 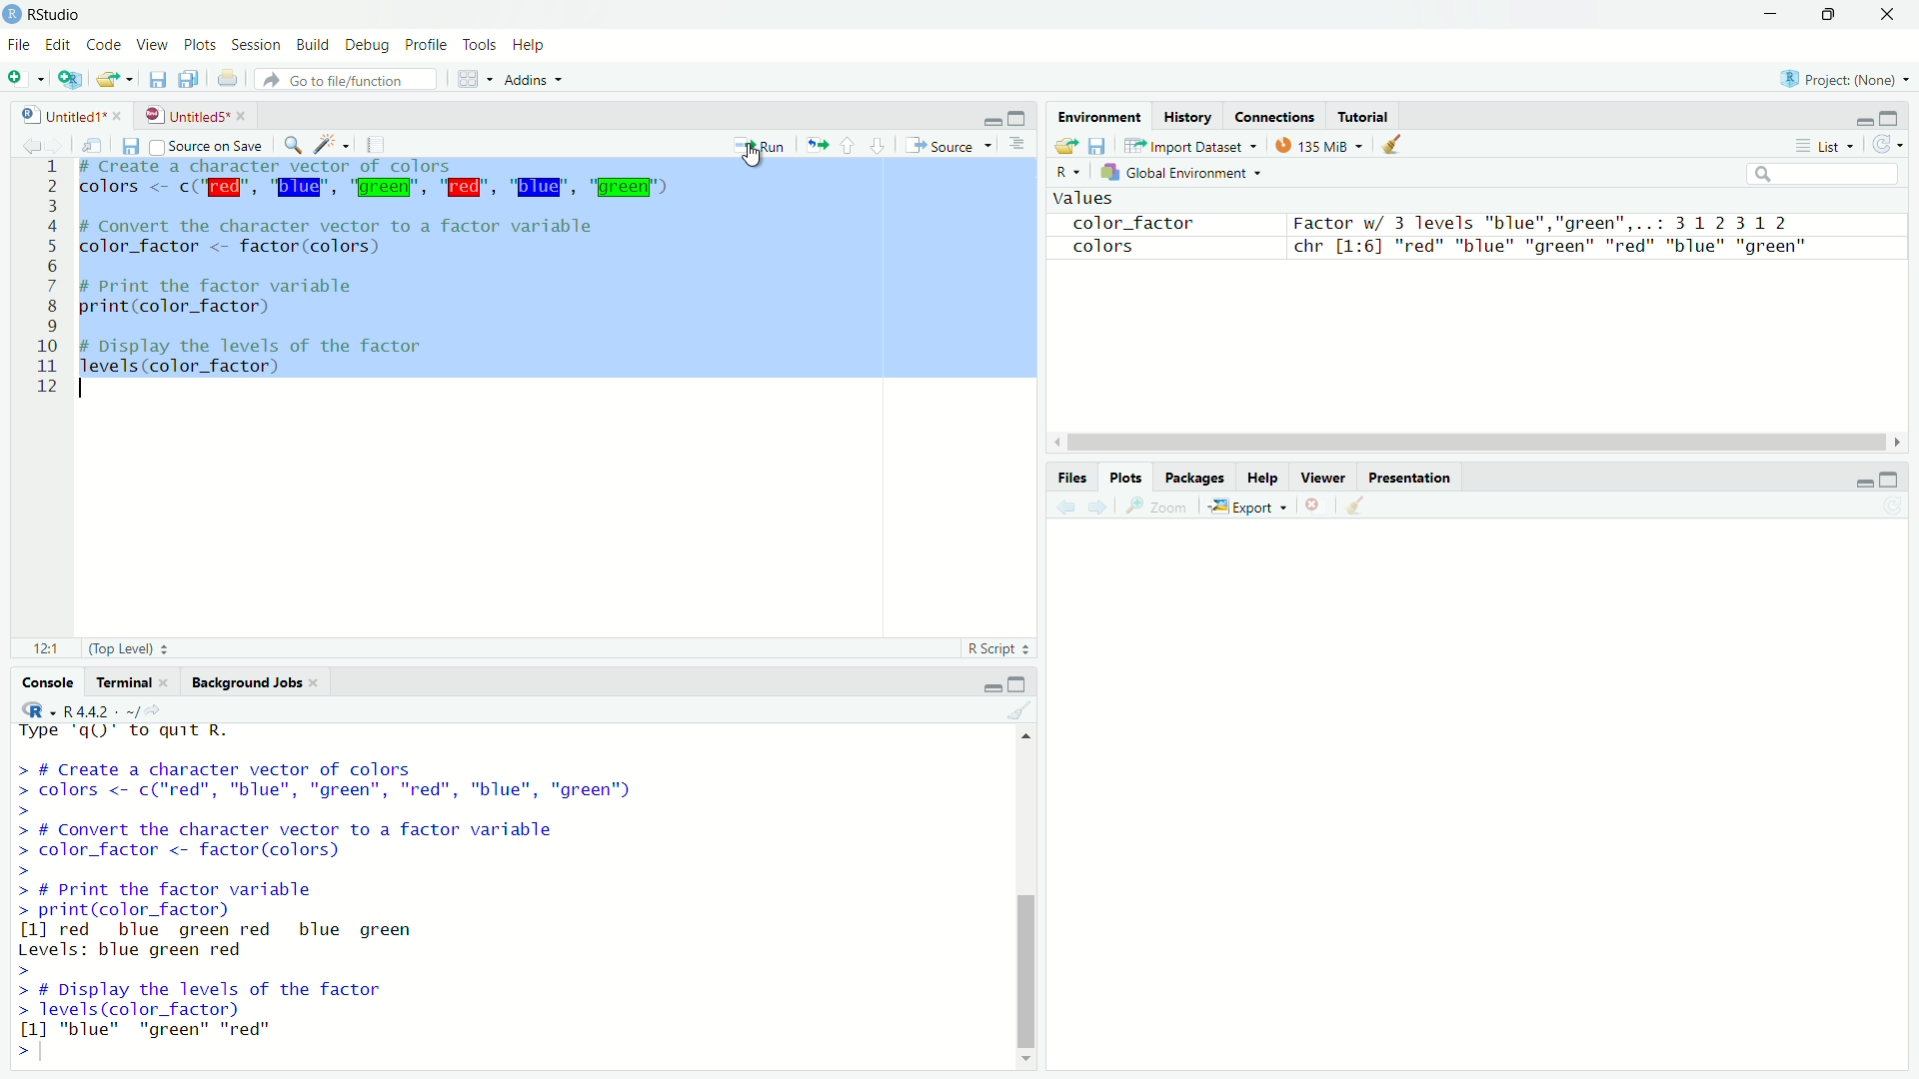 I want to click on session, so click(x=257, y=45).